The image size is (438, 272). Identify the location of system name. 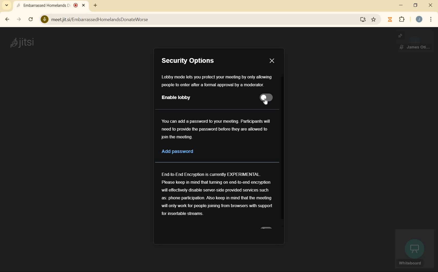
(22, 43).